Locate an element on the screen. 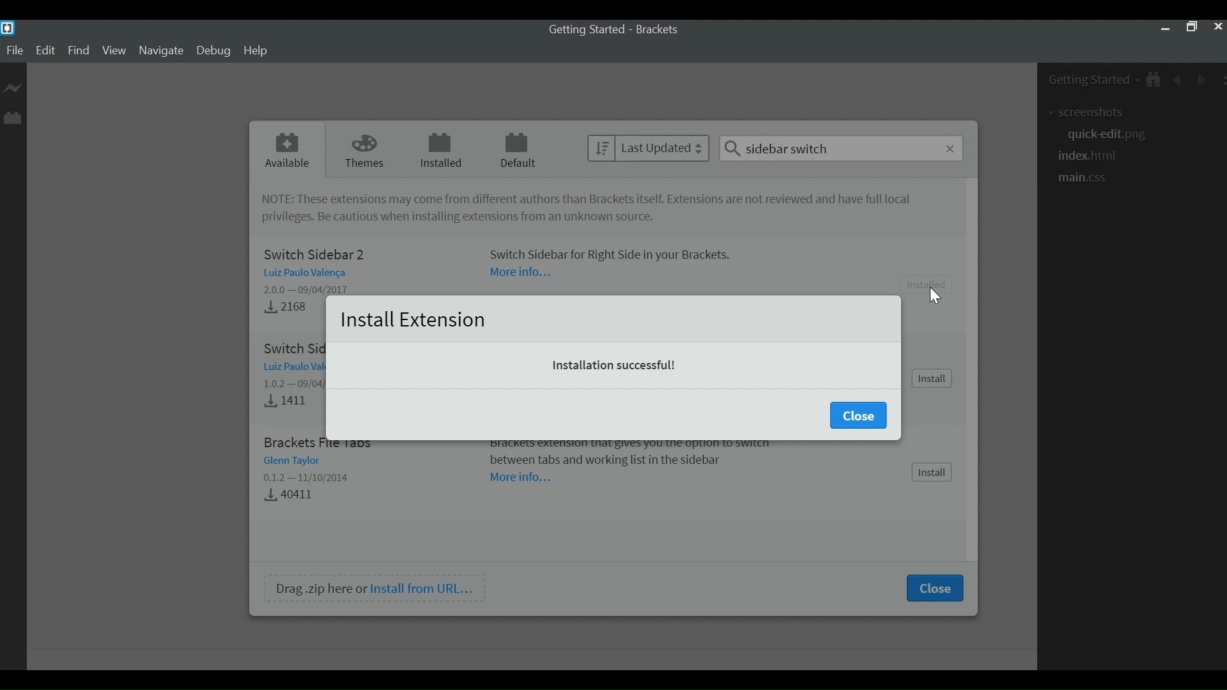 The image size is (1227, 690). install is located at coordinates (930, 472).